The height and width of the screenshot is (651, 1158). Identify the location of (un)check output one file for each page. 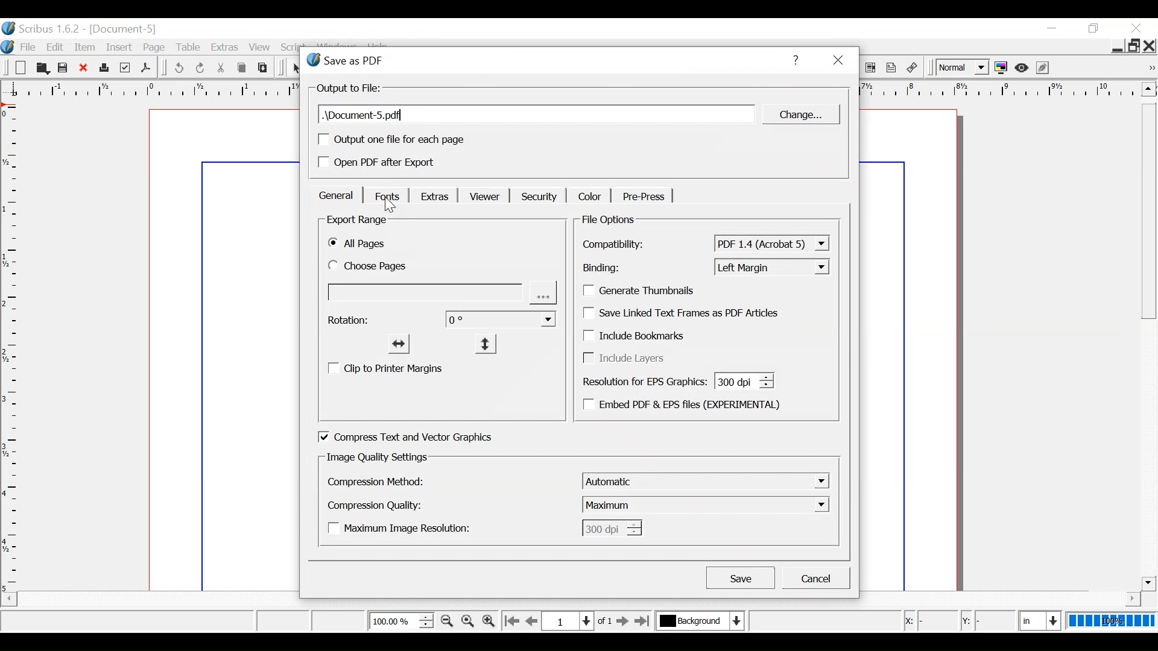
(391, 139).